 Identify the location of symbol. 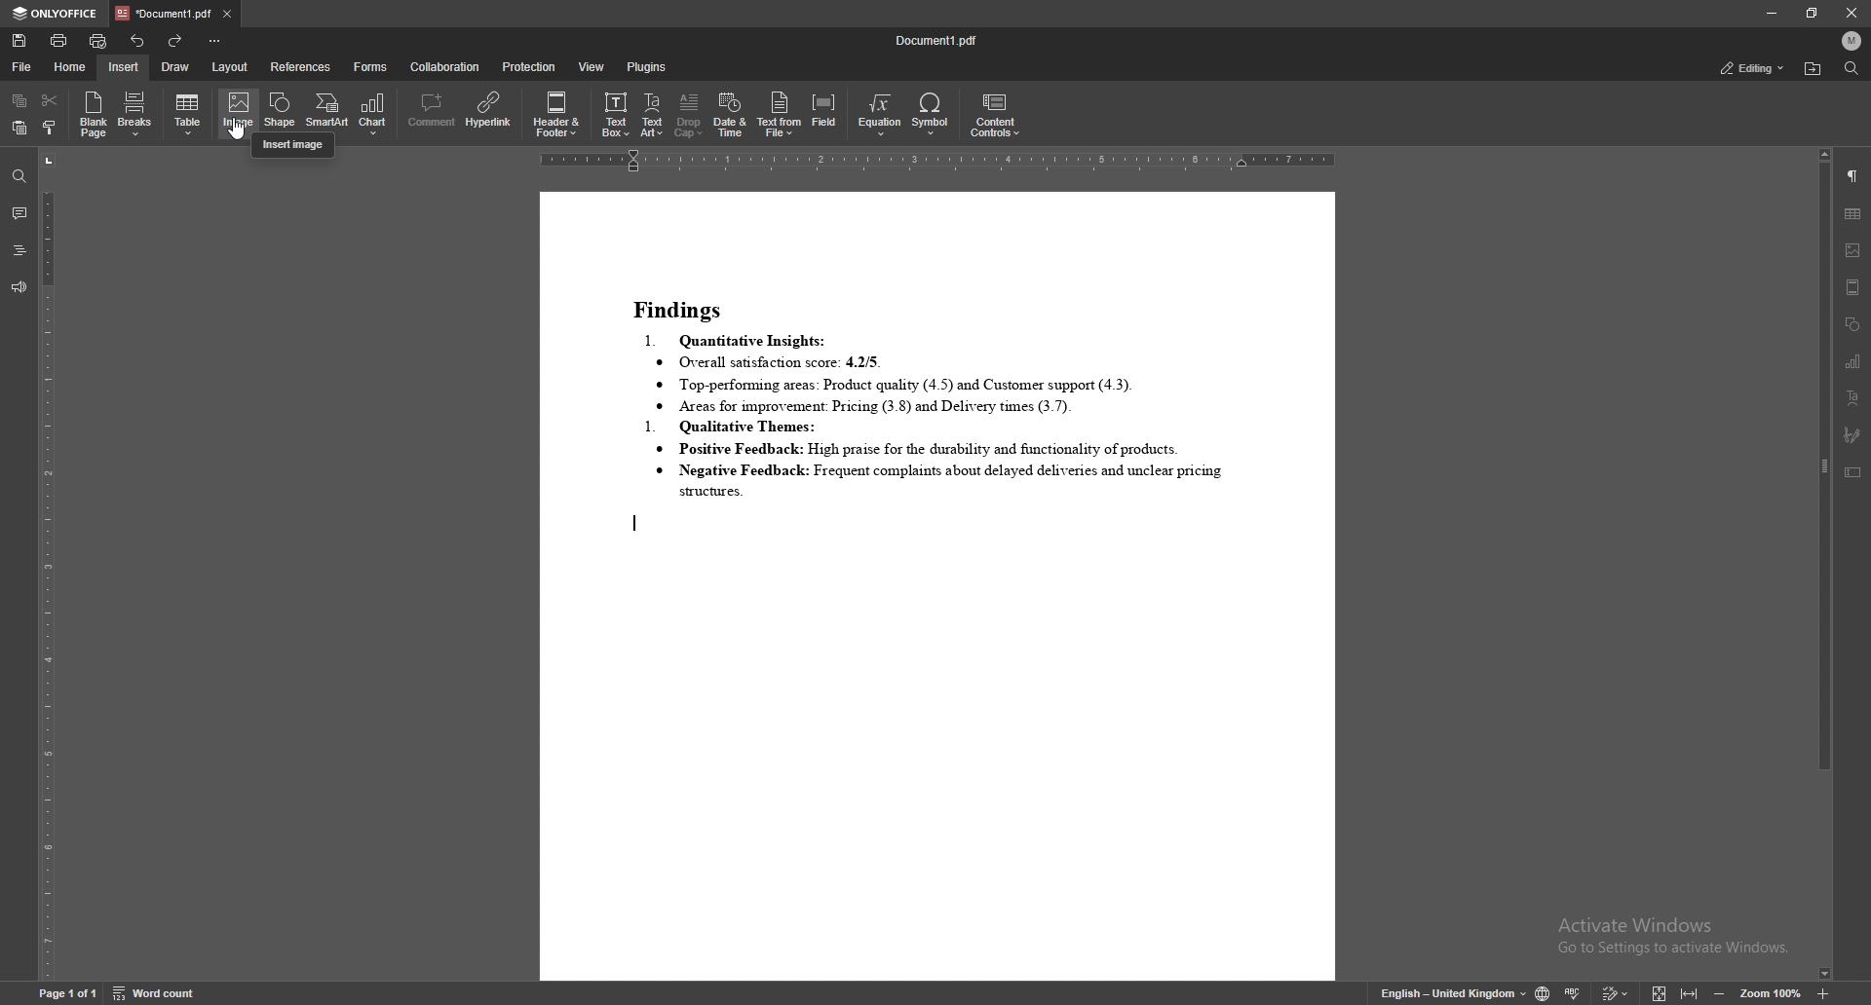
(931, 114).